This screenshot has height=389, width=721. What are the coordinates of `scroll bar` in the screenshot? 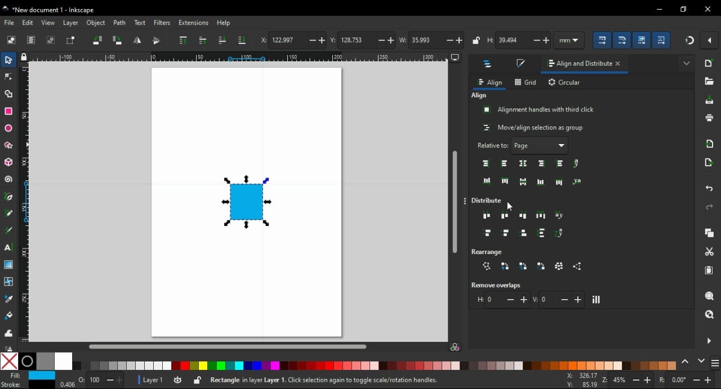 It's located at (455, 197).